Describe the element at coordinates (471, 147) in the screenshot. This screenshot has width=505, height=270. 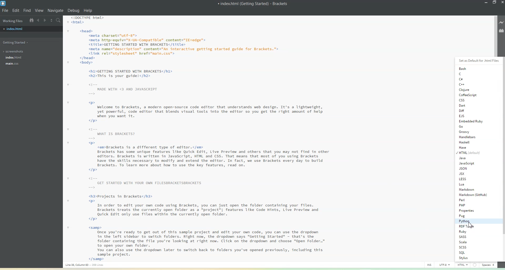
I see `Haxe` at that location.